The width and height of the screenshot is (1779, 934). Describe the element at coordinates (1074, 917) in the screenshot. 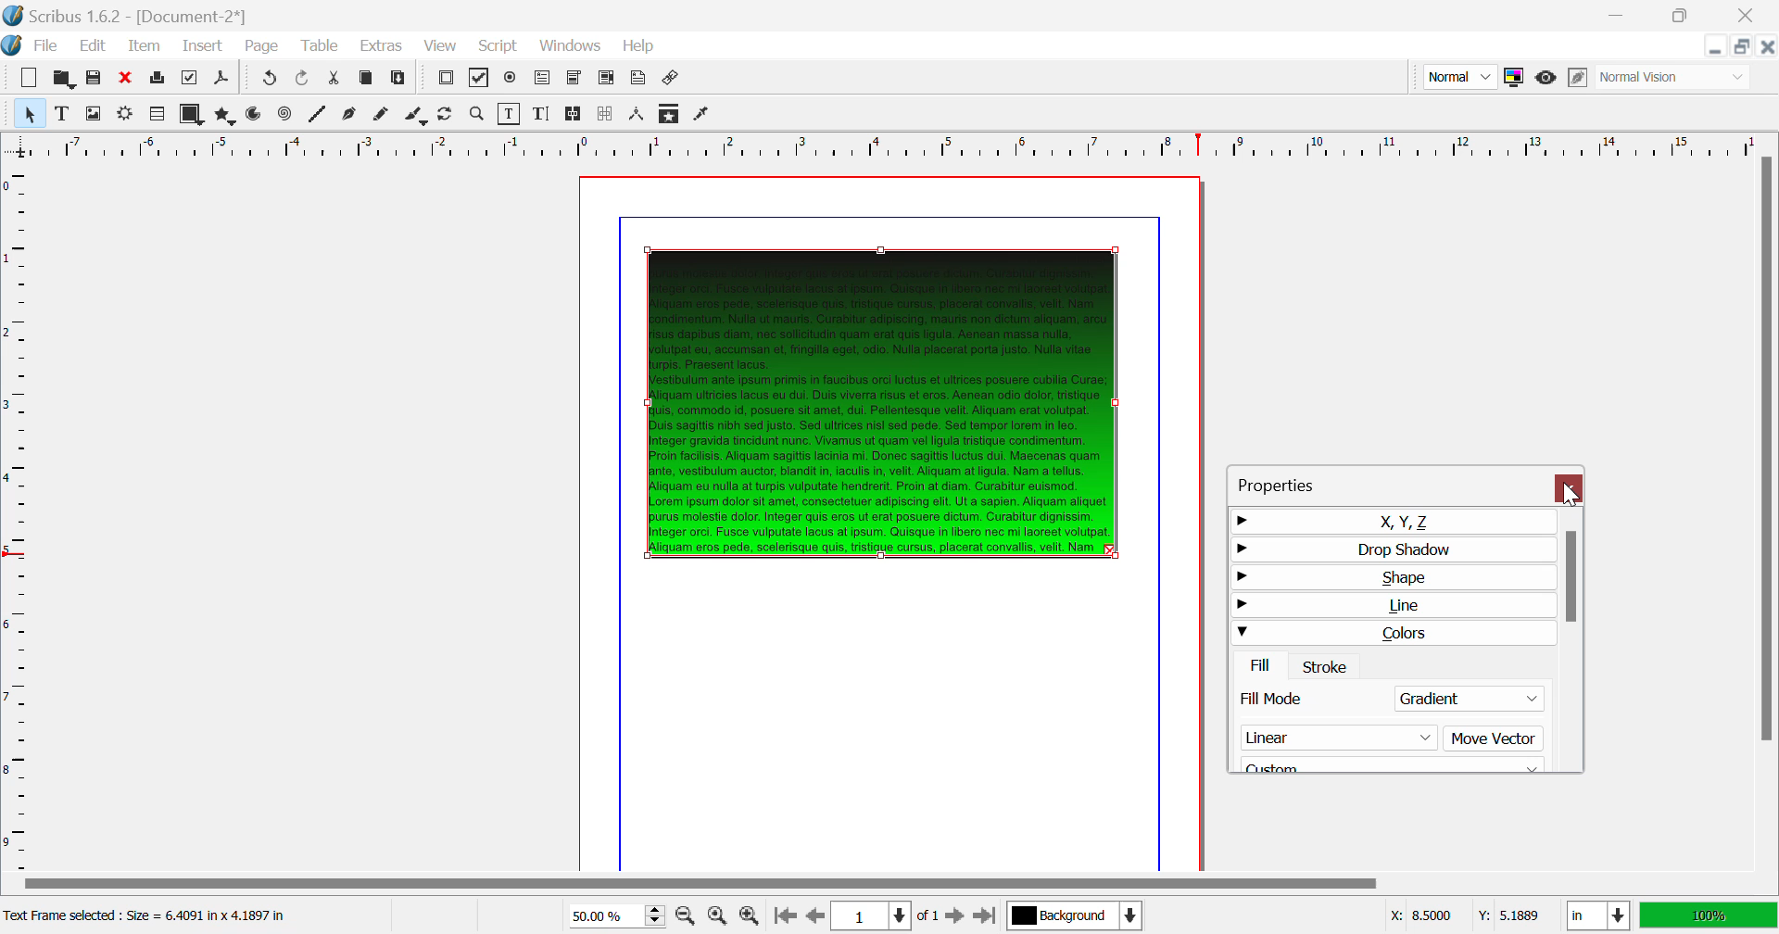

I see `Background` at that location.